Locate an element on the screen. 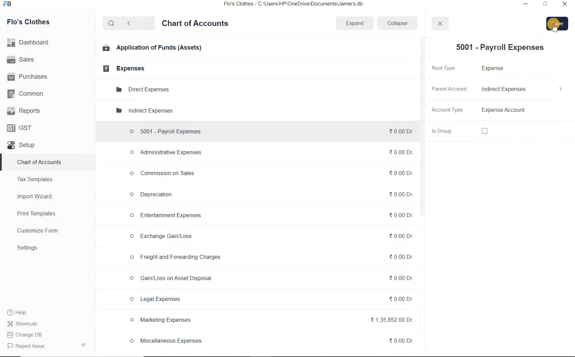  Chart of Accounts is located at coordinates (195, 24).